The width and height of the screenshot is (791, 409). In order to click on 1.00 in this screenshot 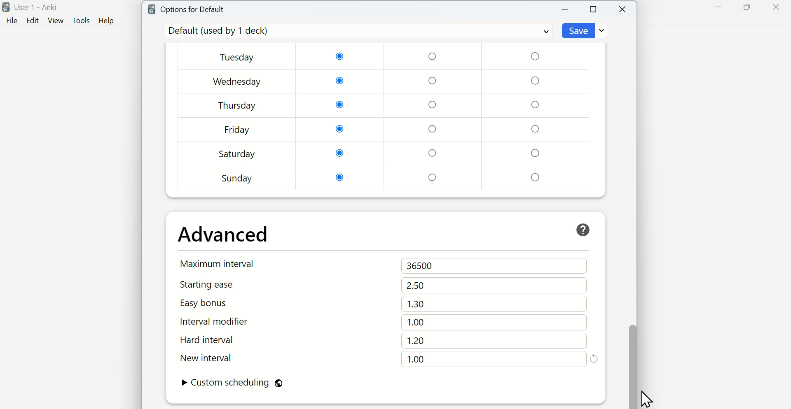, I will do `click(417, 323)`.